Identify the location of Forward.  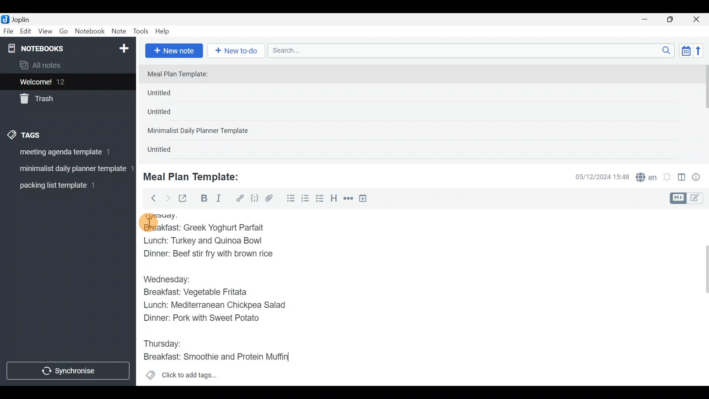
(168, 198).